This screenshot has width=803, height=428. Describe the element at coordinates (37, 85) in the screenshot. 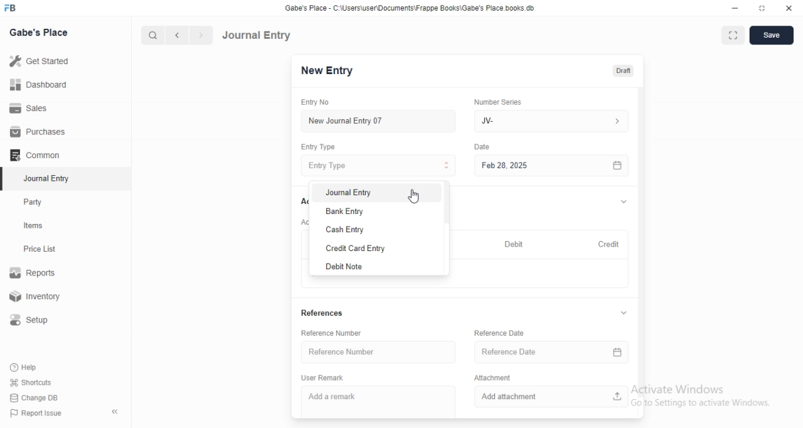

I see `Dashboard` at that location.